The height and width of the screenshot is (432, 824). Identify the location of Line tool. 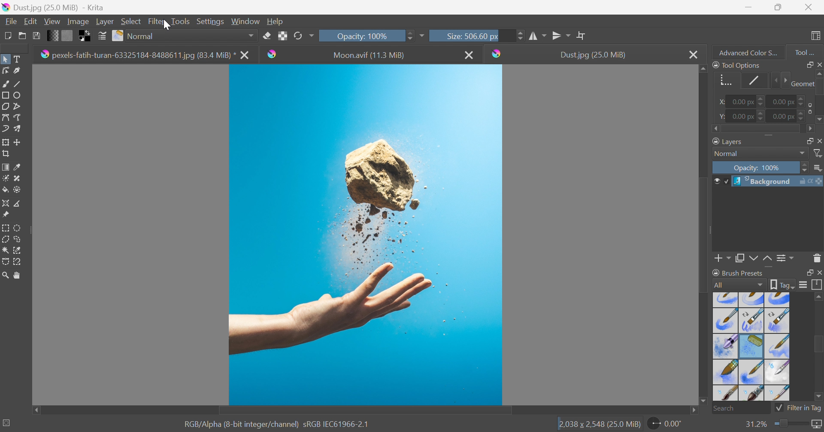
(21, 84).